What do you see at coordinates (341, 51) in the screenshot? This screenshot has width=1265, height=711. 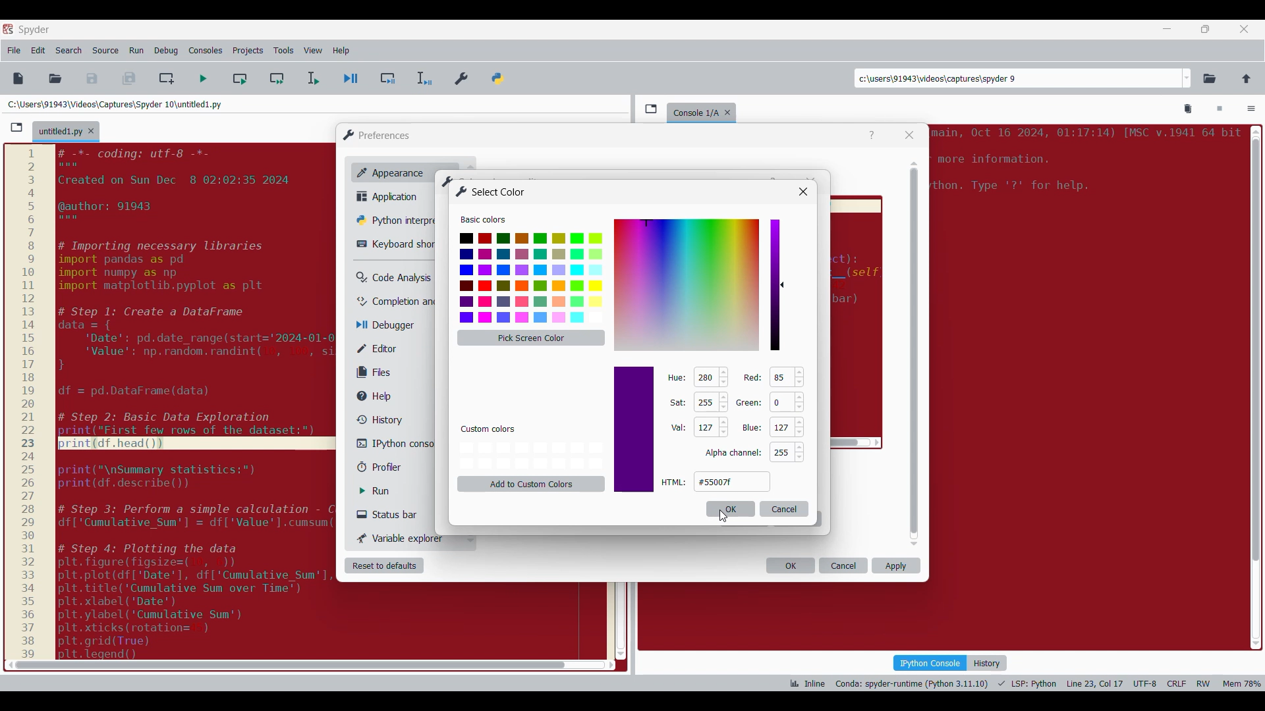 I see `Help menu` at bounding box center [341, 51].